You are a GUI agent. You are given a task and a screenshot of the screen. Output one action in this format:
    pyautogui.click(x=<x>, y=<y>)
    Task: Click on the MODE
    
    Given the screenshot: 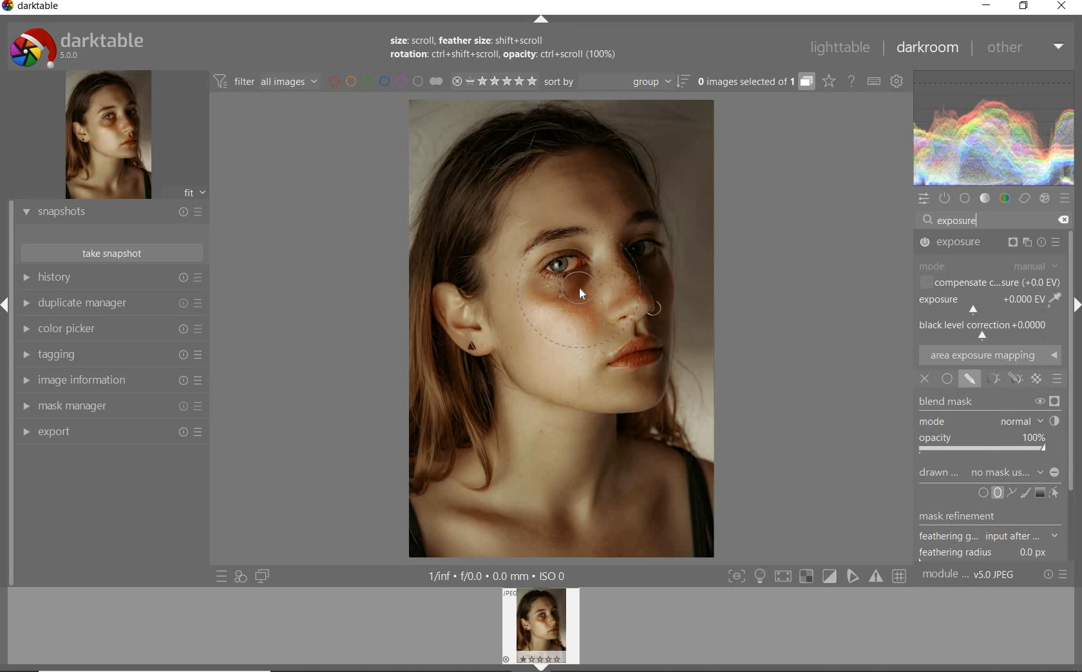 What is the action you would take?
    pyautogui.click(x=985, y=420)
    